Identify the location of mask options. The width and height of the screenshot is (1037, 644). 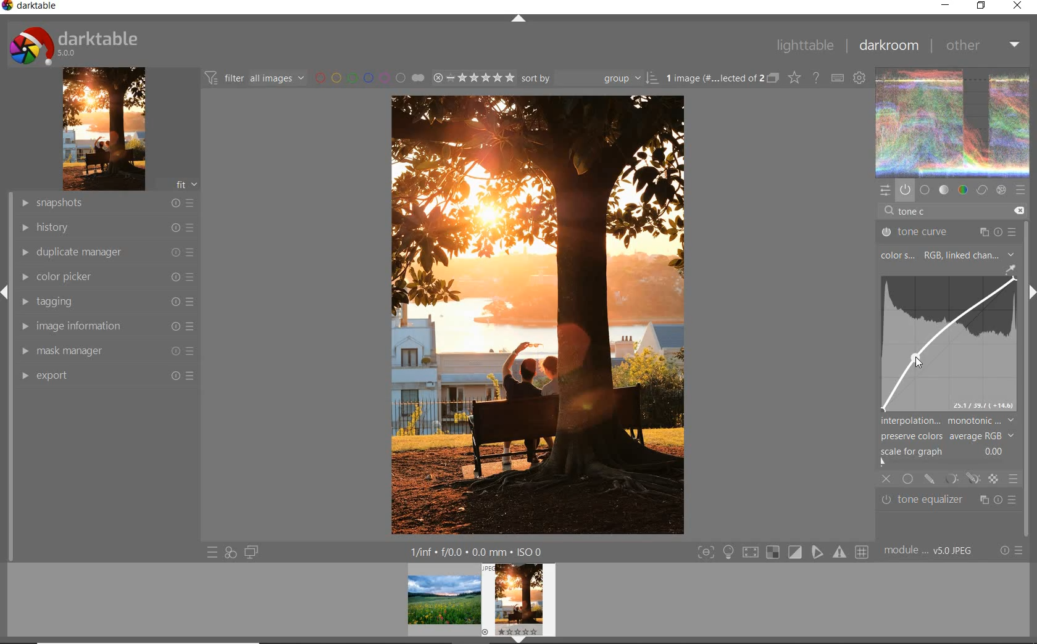
(959, 479).